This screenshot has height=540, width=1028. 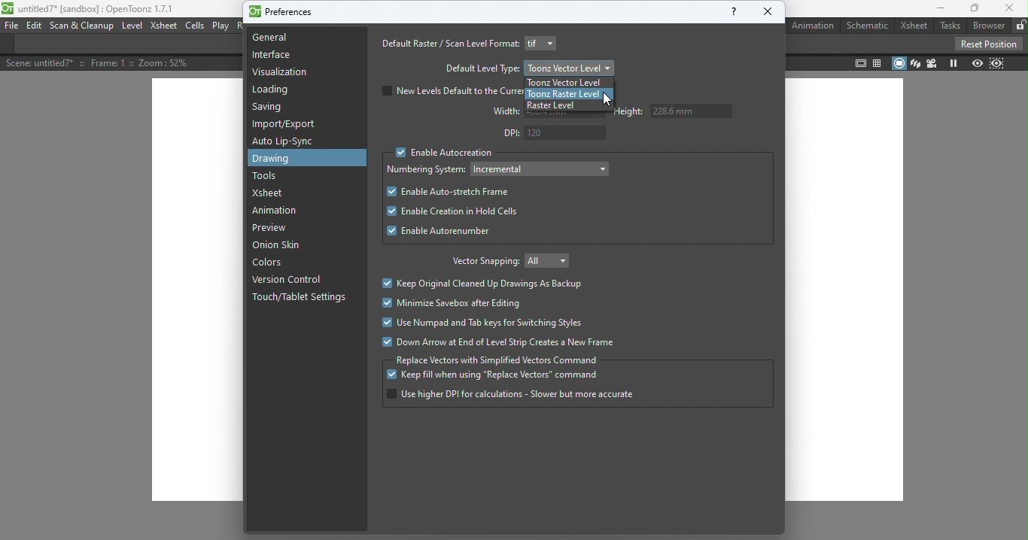 I want to click on Browser, so click(x=987, y=26).